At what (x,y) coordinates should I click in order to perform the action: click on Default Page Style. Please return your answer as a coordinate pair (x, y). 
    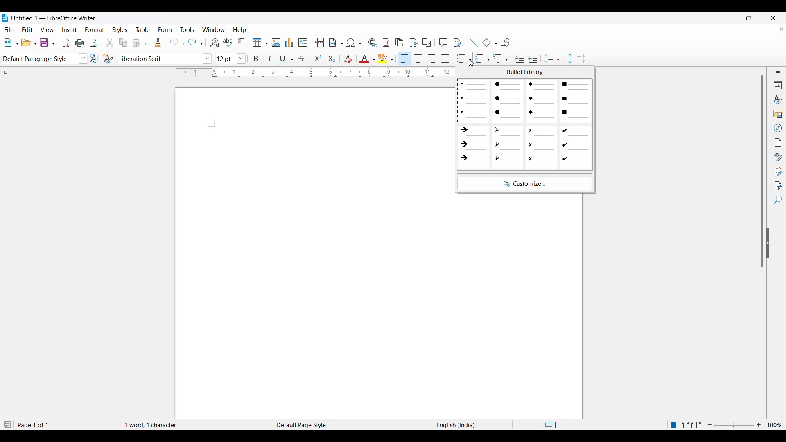
    Looking at the image, I should click on (309, 424).